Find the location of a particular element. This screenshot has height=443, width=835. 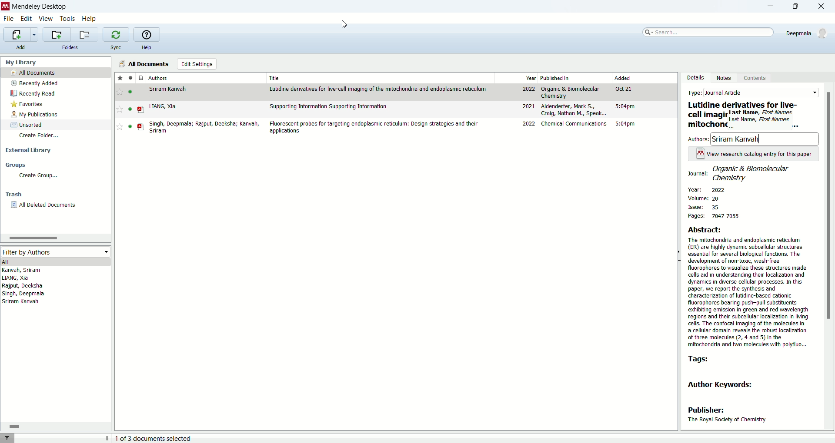

title is located at coordinates (274, 78).